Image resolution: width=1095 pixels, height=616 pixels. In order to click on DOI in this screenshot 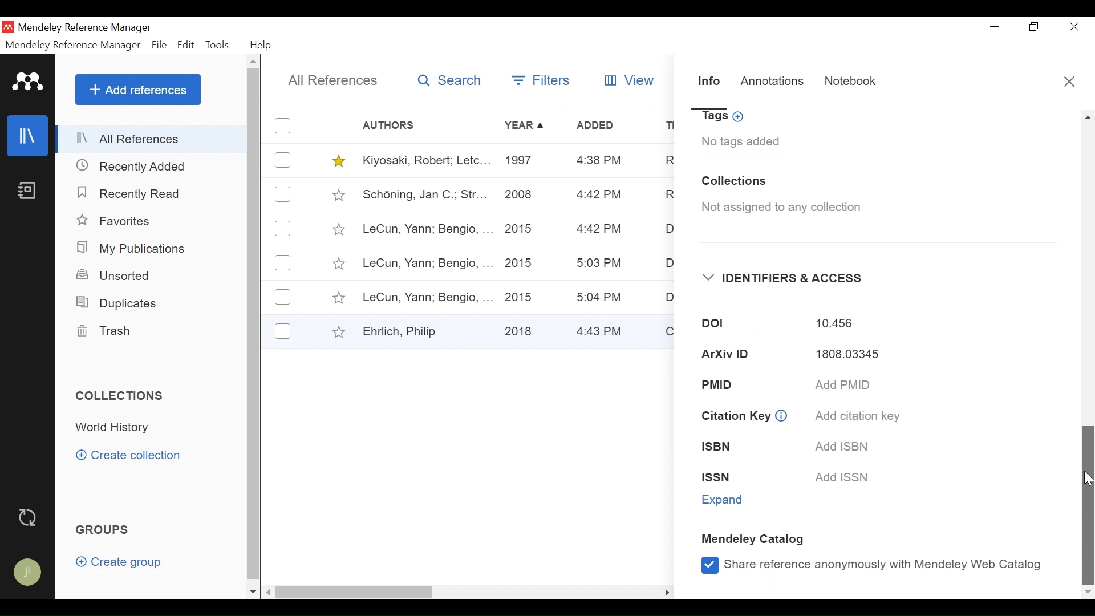, I will do `click(705, 325)`.